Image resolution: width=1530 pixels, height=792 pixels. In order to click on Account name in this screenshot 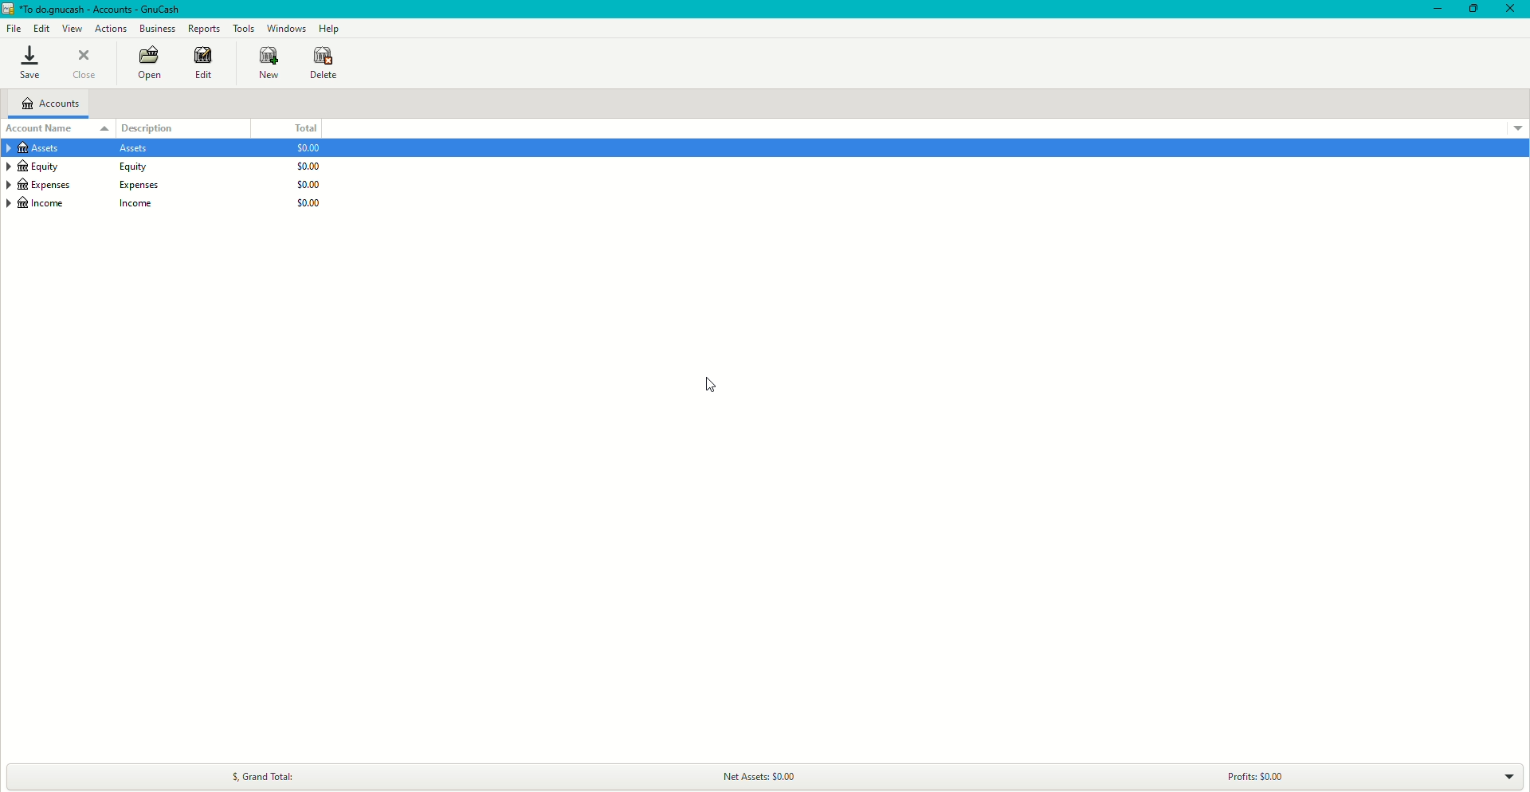, I will do `click(42, 128)`.